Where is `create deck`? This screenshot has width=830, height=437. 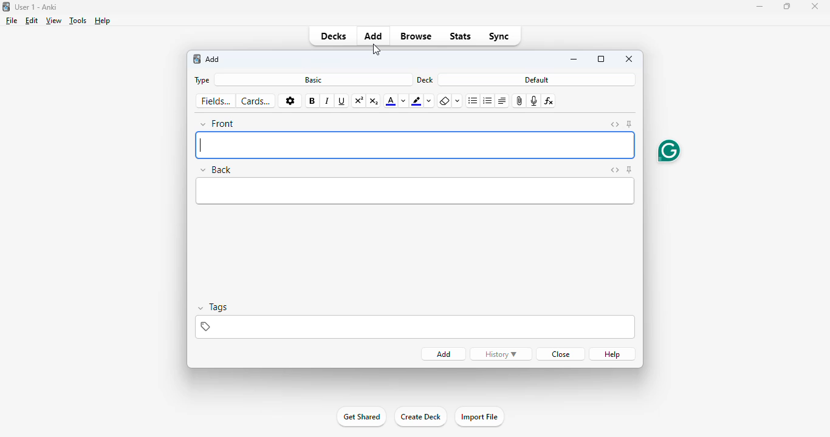 create deck is located at coordinates (420, 417).